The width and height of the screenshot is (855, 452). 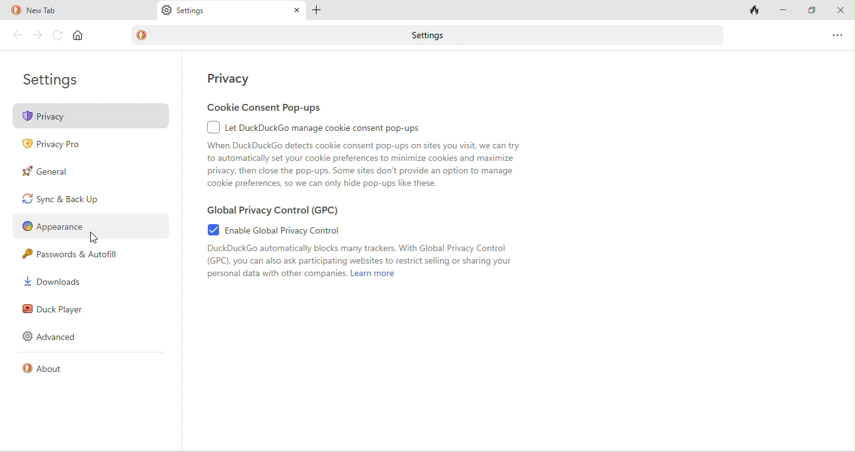 What do you see at coordinates (784, 9) in the screenshot?
I see `minimize` at bounding box center [784, 9].